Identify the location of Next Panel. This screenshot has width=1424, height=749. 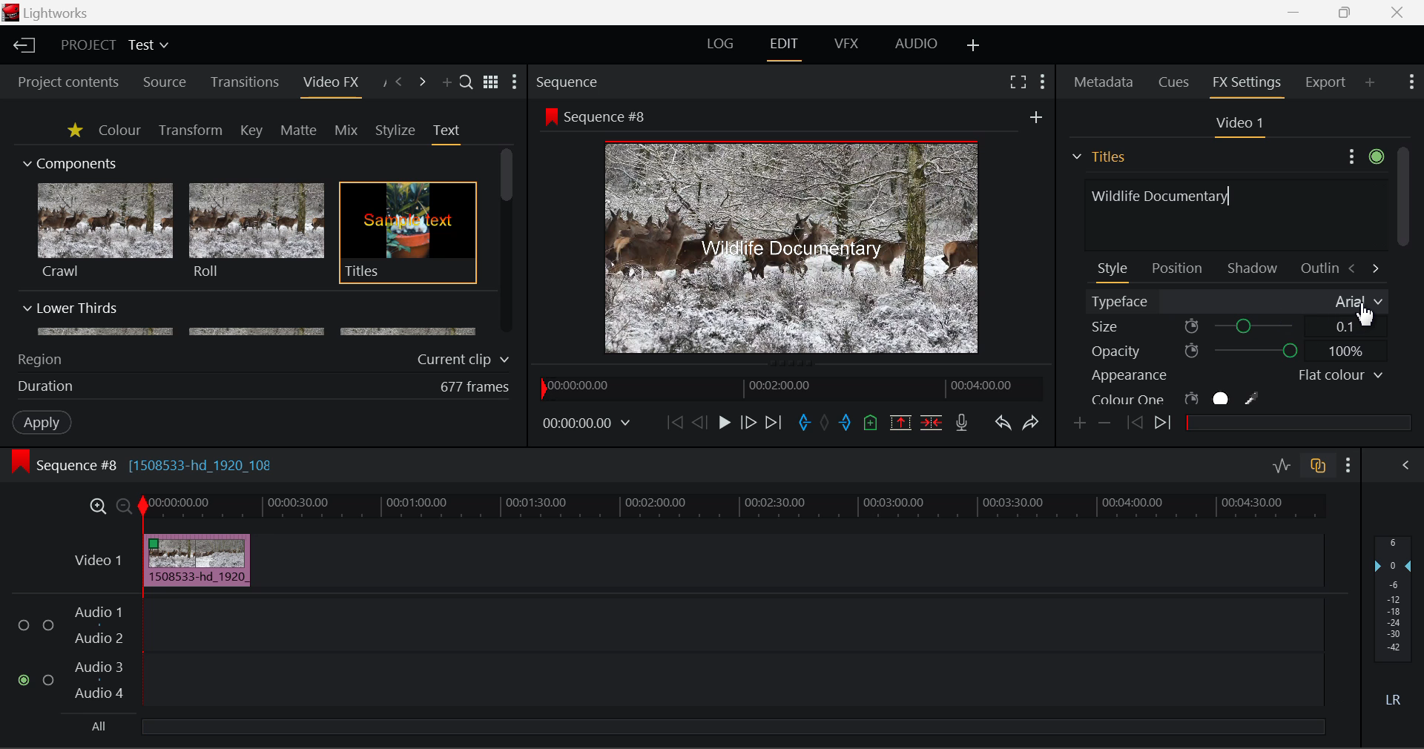
(424, 83).